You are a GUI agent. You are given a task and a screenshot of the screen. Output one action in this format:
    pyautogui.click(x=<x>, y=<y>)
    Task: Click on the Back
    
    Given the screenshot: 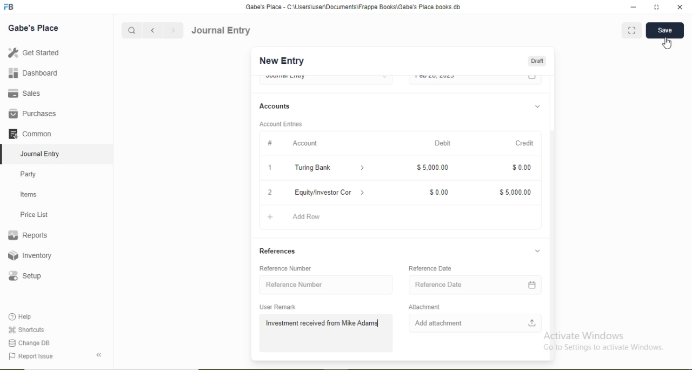 What is the action you would take?
    pyautogui.click(x=98, y=355)
    